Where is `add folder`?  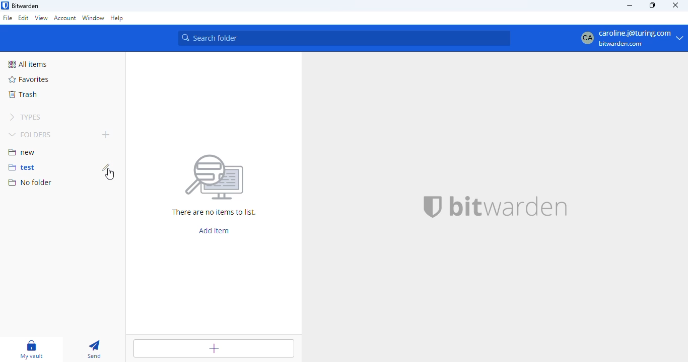 add folder is located at coordinates (106, 135).